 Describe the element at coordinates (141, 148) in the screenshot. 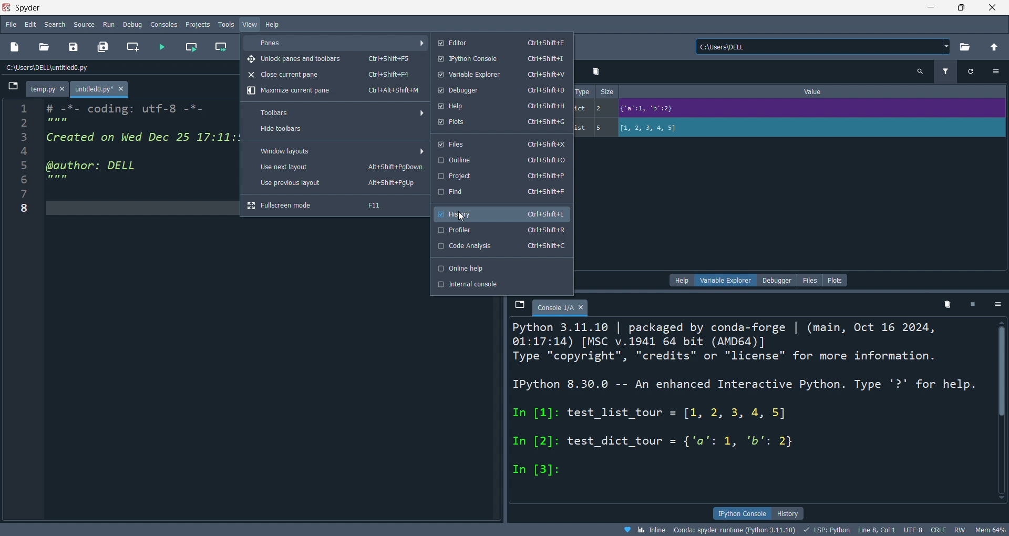

I see `editor pane` at that location.